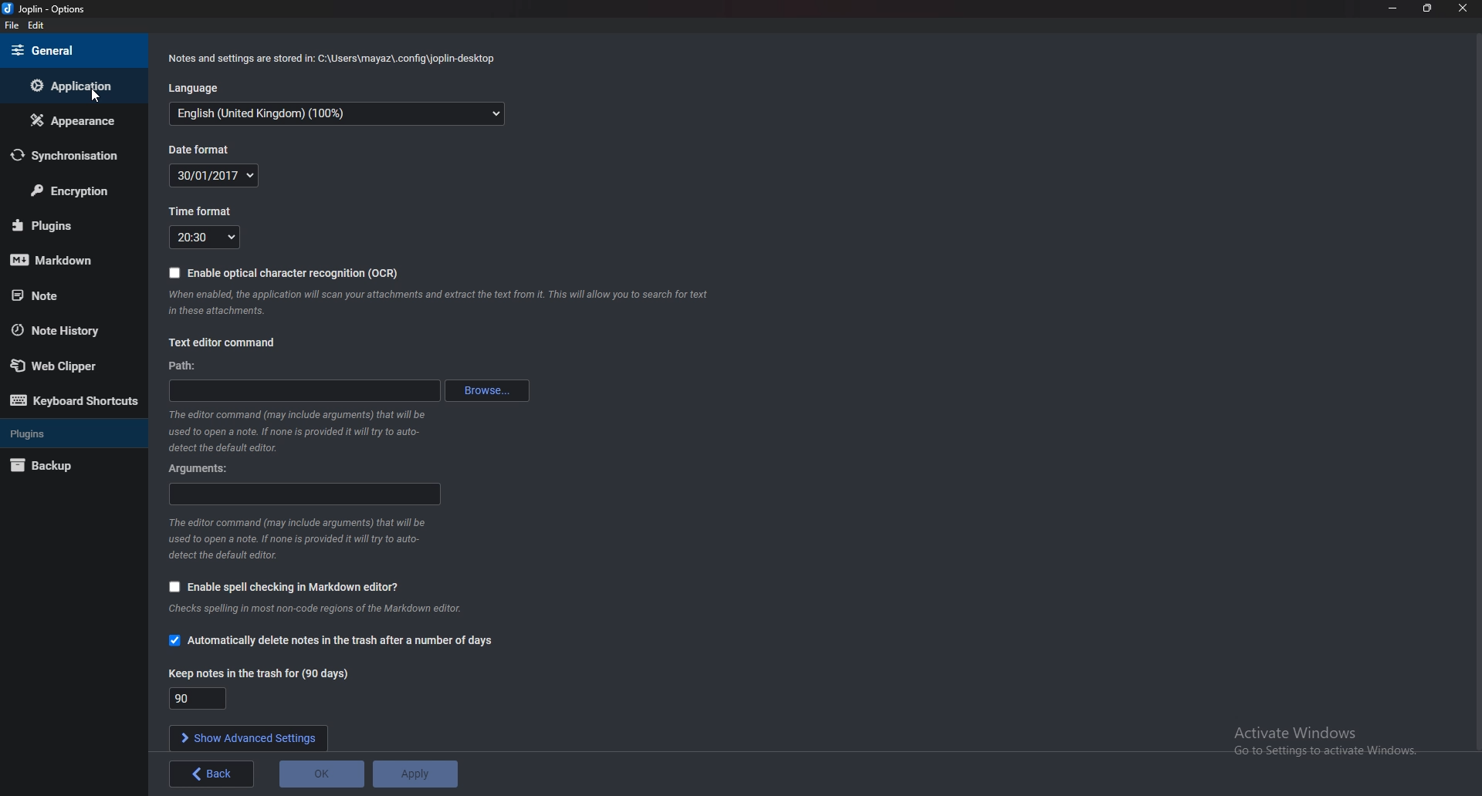 The width and height of the screenshot is (1482, 796). Describe the element at coordinates (295, 273) in the screenshot. I see `Enable O C R` at that location.